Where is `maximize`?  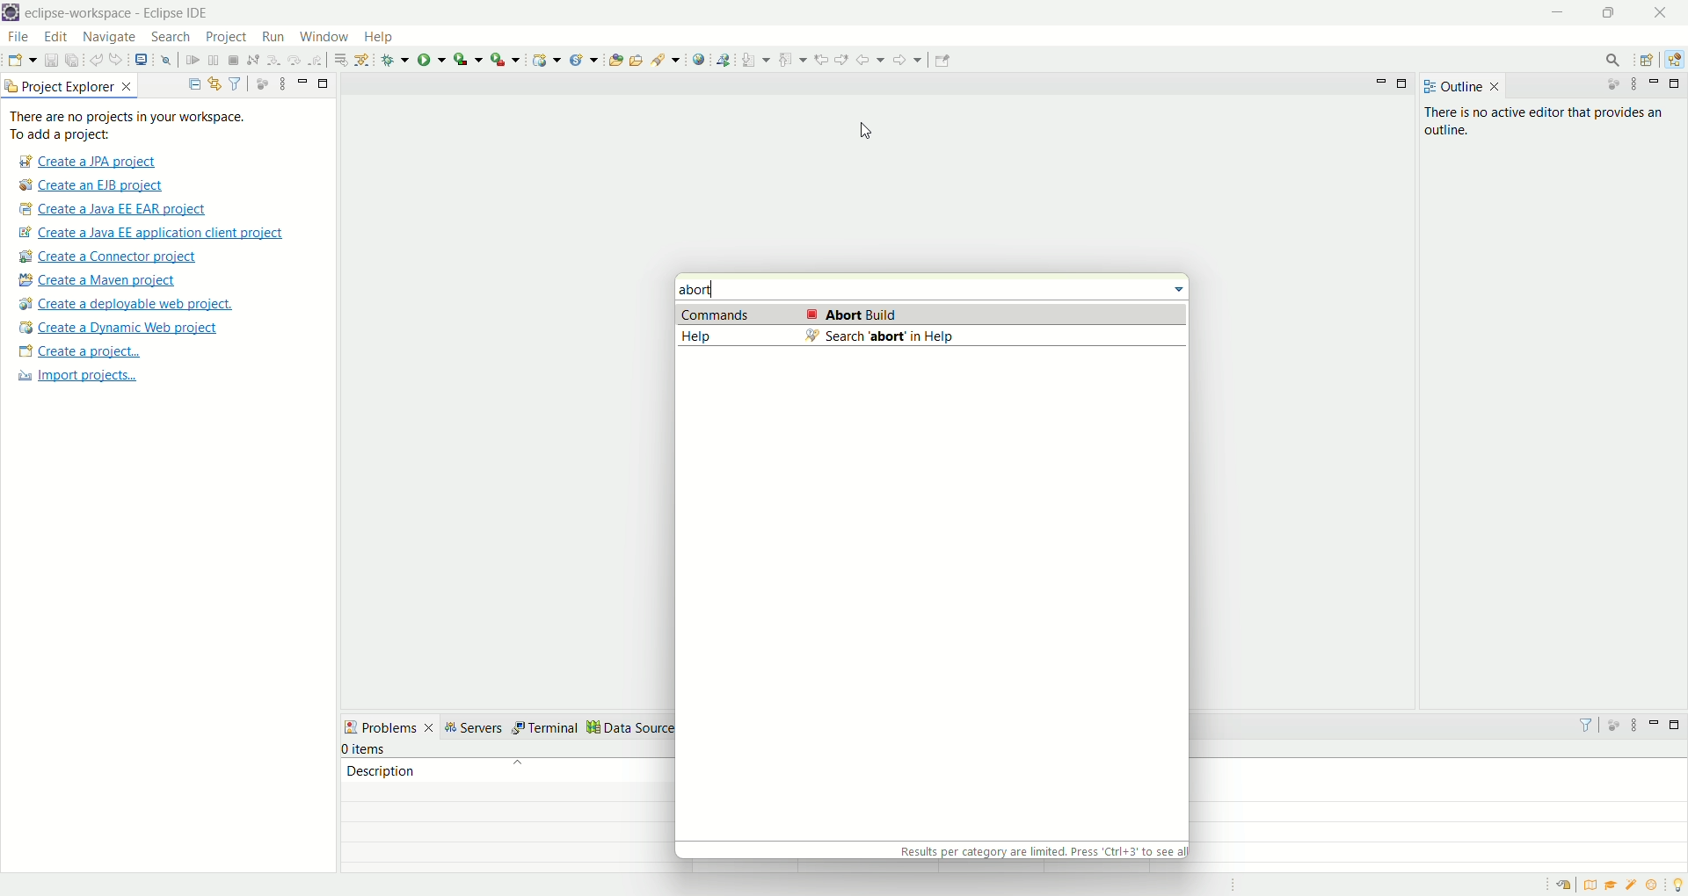
maximize is located at coordinates (324, 83).